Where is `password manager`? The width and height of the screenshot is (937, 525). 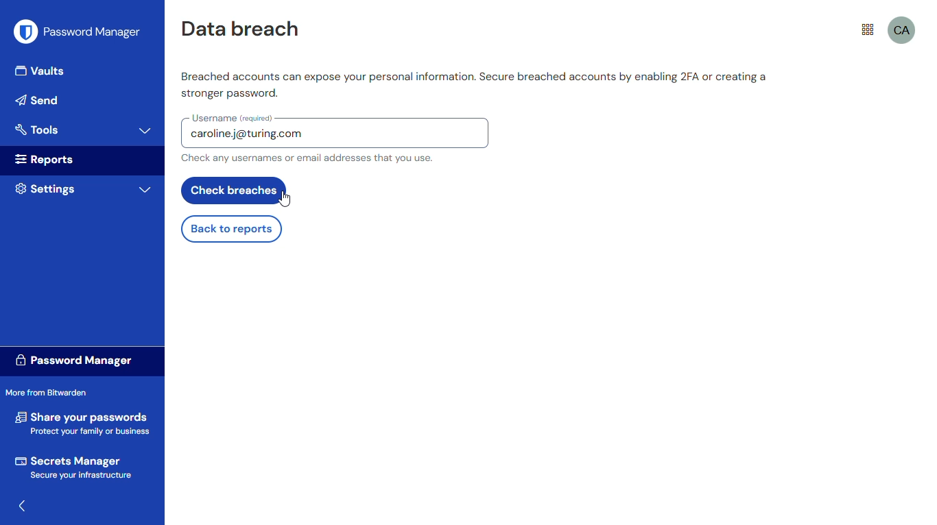 password manager is located at coordinates (93, 32).